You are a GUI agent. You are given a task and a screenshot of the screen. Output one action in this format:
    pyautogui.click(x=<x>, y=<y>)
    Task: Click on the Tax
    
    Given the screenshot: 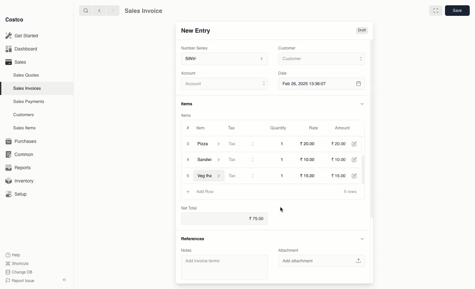 What is the action you would take?
    pyautogui.click(x=242, y=159)
    